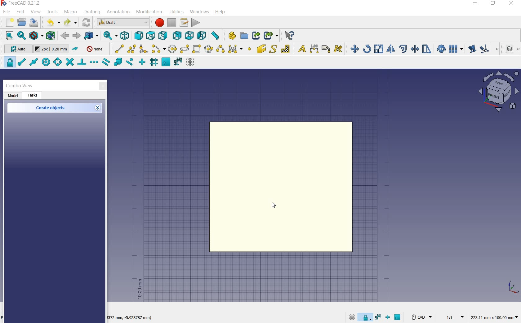 The height and width of the screenshot is (323, 521). What do you see at coordinates (353, 49) in the screenshot?
I see `move` at bounding box center [353, 49].